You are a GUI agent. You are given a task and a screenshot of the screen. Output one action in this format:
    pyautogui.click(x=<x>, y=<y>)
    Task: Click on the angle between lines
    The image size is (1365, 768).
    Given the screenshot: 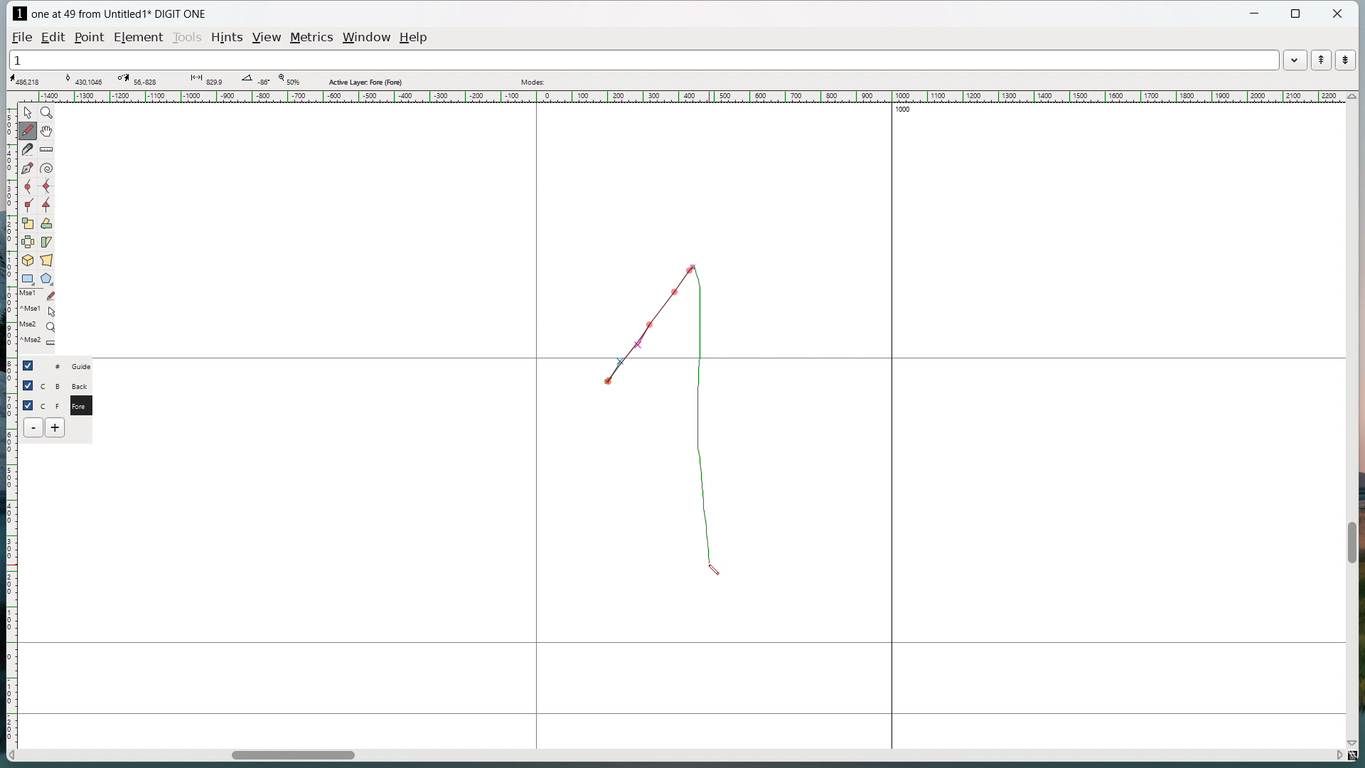 What is the action you would take?
    pyautogui.click(x=255, y=80)
    